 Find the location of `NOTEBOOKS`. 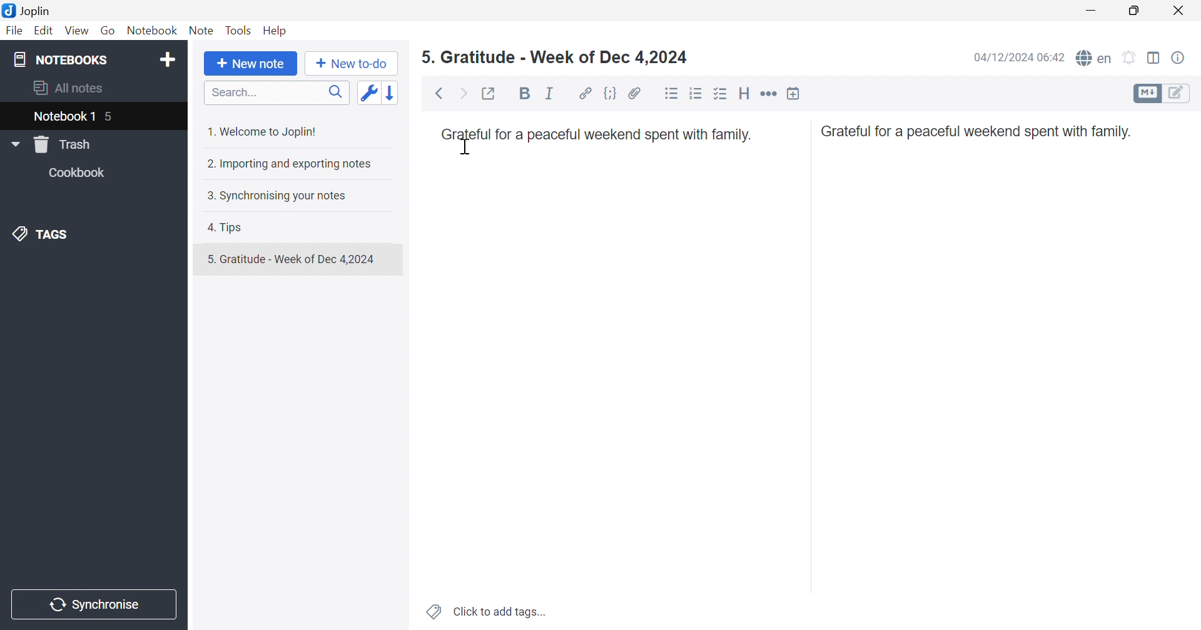

NOTEBOOKS is located at coordinates (58, 59).